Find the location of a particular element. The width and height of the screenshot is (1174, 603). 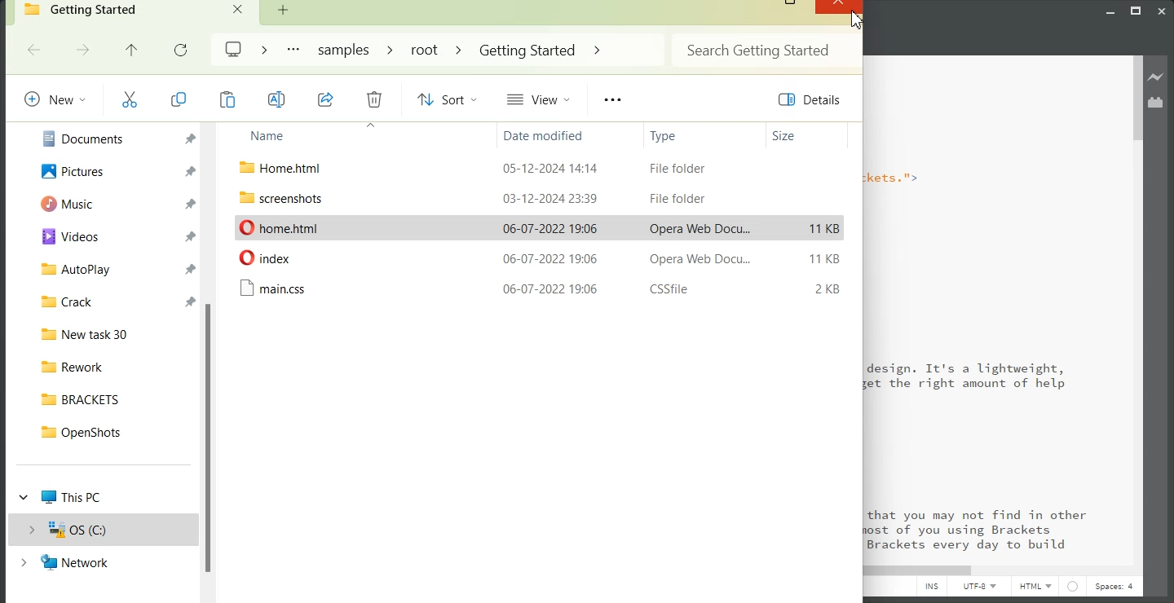

Auto play is located at coordinates (113, 271).